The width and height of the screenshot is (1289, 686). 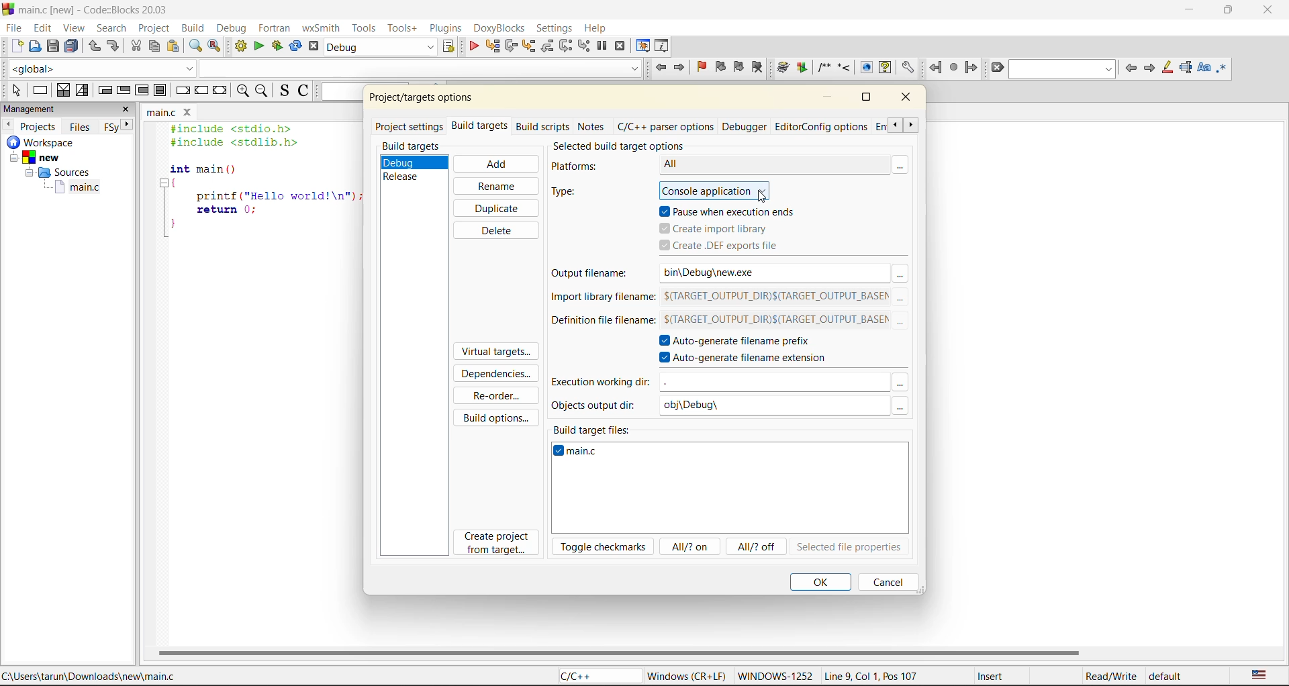 I want to click on help, so click(x=598, y=29).